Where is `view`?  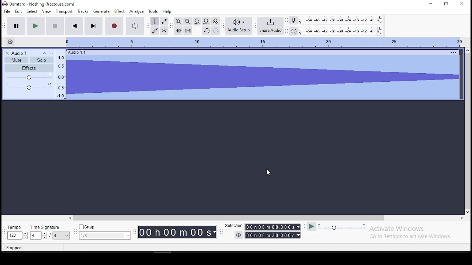
view is located at coordinates (47, 11).